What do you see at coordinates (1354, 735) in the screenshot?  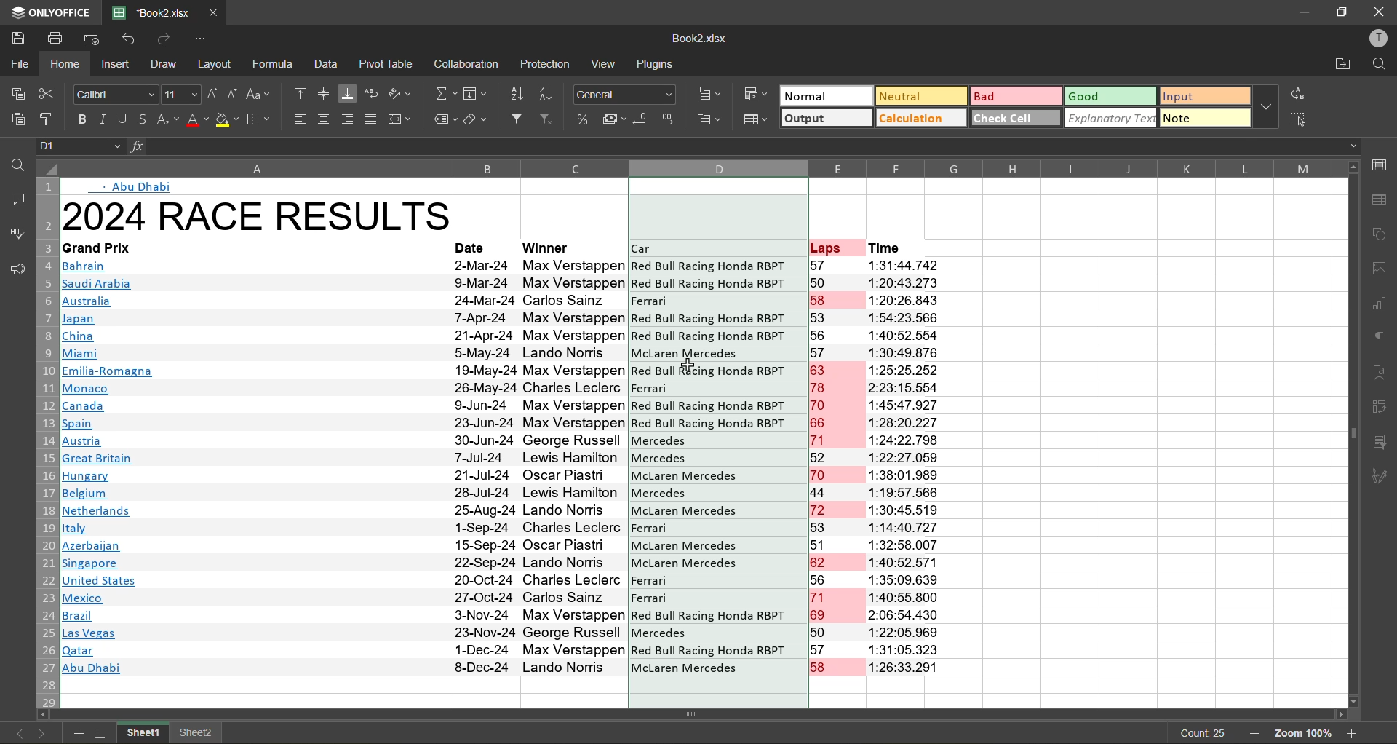 I see `zoom in` at bounding box center [1354, 735].